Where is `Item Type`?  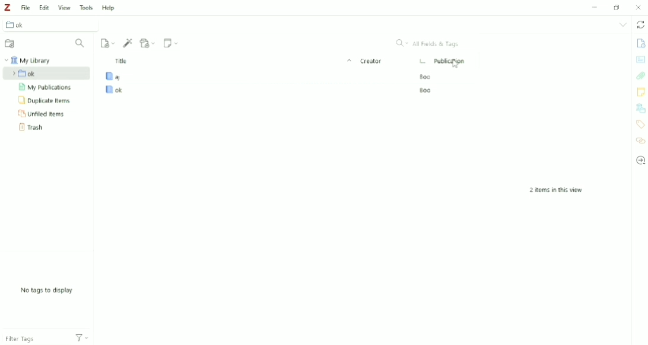
Item Type is located at coordinates (421, 62).